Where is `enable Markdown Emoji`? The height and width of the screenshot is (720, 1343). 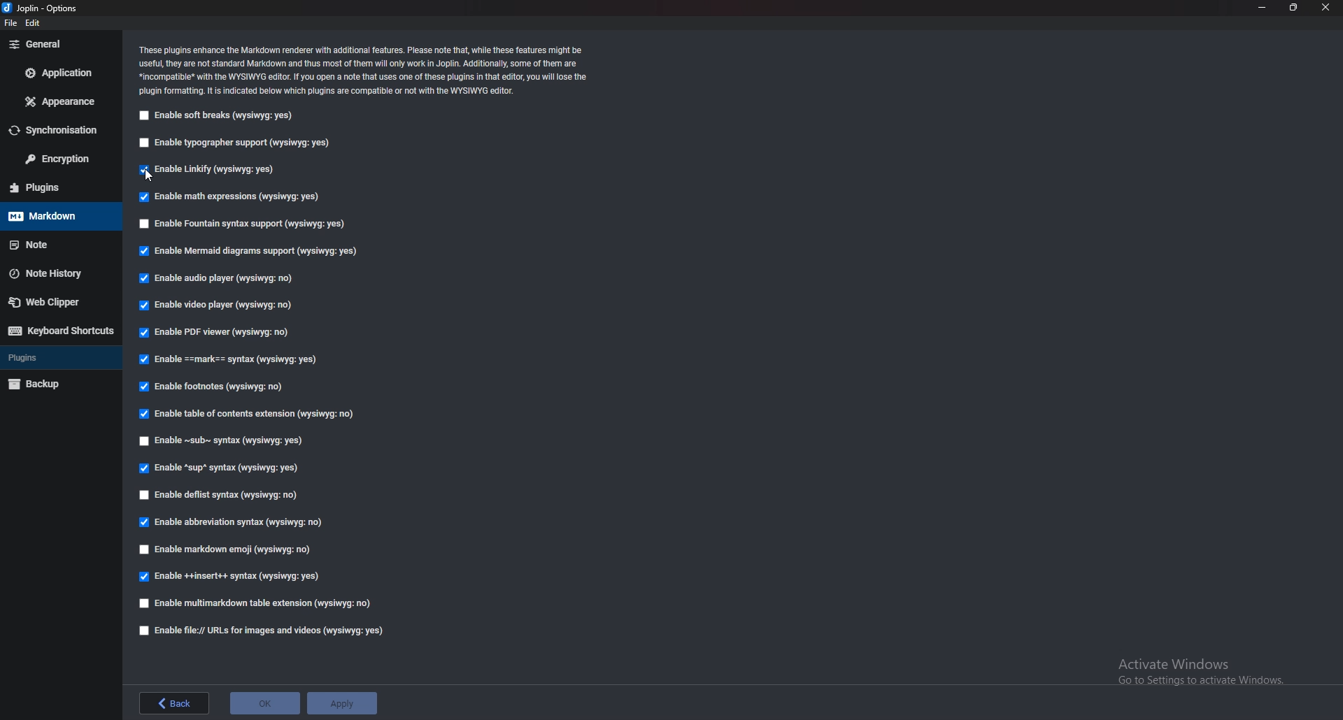
enable Markdown Emoji is located at coordinates (231, 550).